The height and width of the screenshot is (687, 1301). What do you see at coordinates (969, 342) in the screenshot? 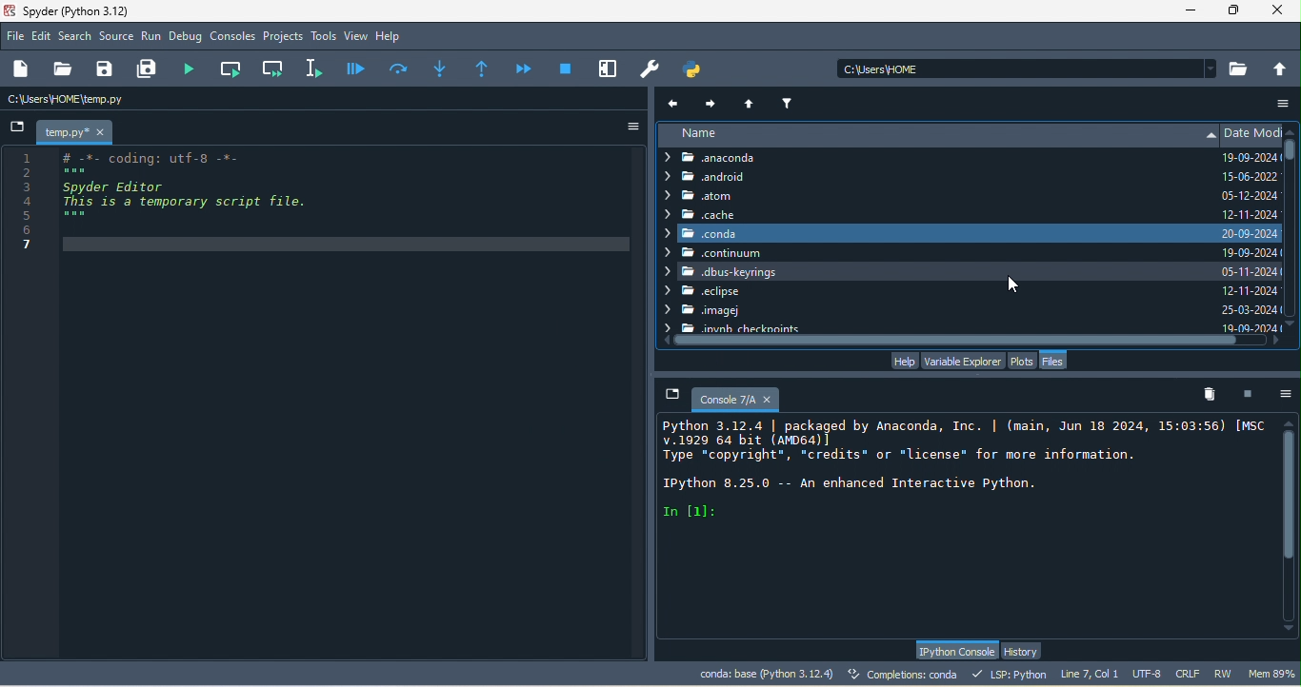
I see `horizontal scroll bar` at bounding box center [969, 342].